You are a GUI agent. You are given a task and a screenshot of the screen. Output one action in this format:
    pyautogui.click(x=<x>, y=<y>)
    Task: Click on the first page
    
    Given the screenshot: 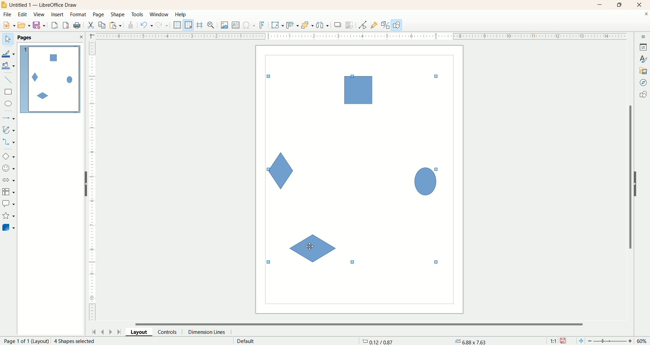 What is the action you would take?
    pyautogui.click(x=93, y=331)
    